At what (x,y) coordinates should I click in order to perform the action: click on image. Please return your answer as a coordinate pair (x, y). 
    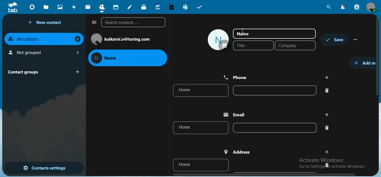
    Looking at the image, I should click on (218, 40).